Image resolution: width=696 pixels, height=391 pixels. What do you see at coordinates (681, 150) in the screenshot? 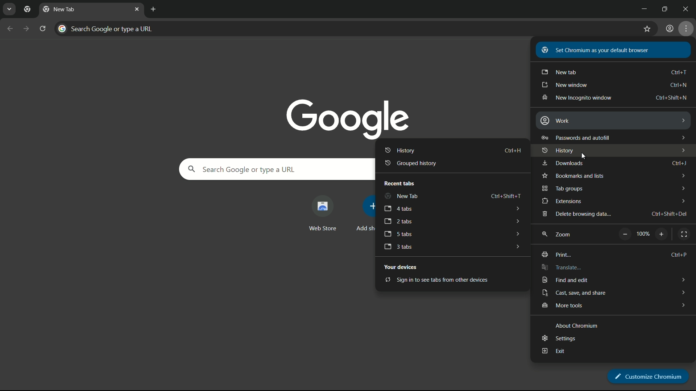
I see `dropdown arrows` at bounding box center [681, 150].